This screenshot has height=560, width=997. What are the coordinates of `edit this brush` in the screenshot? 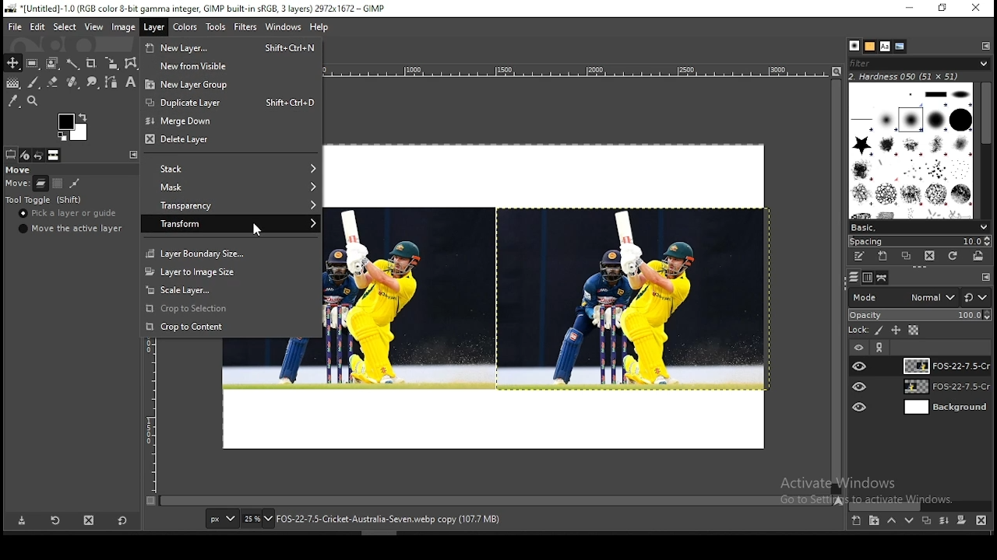 It's located at (859, 256).